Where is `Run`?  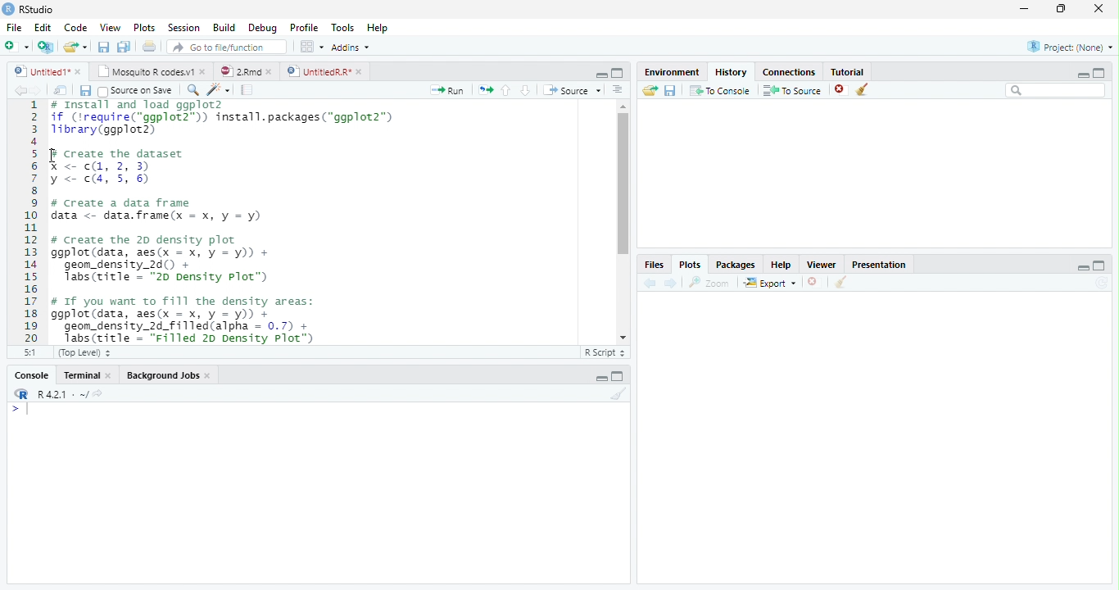 Run is located at coordinates (445, 91).